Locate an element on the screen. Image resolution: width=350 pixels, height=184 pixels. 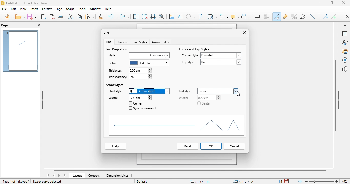
styles is located at coordinates (345, 43).